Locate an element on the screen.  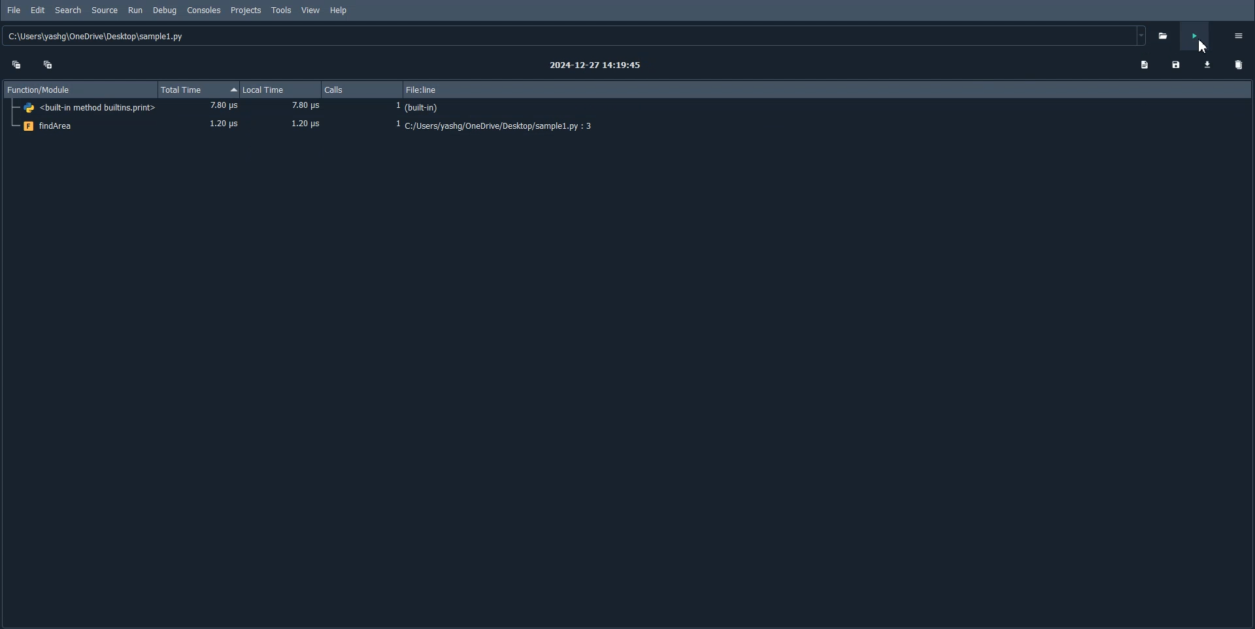
Source is located at coordinates (105, 10).